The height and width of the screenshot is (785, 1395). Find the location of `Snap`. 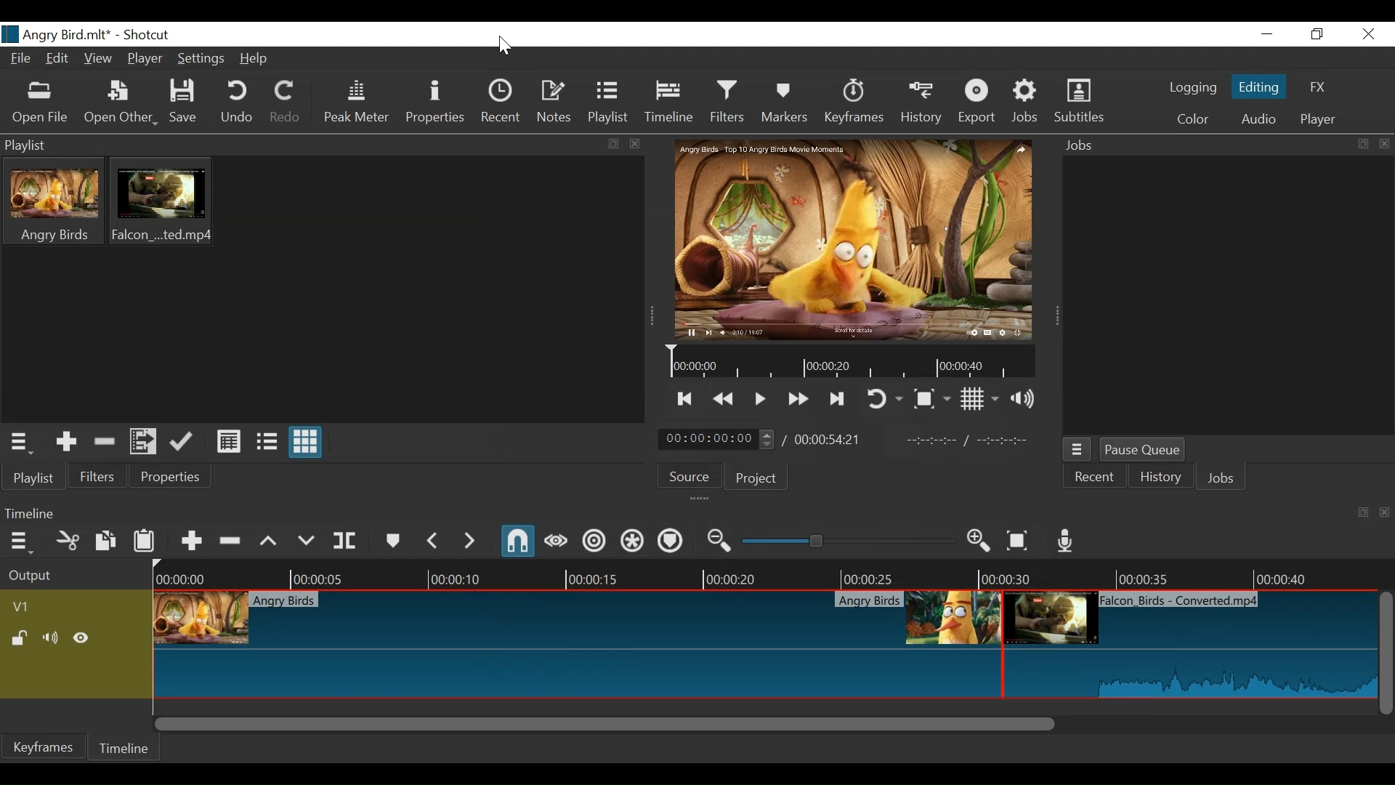

Snap is located at coordinates (517, 541).